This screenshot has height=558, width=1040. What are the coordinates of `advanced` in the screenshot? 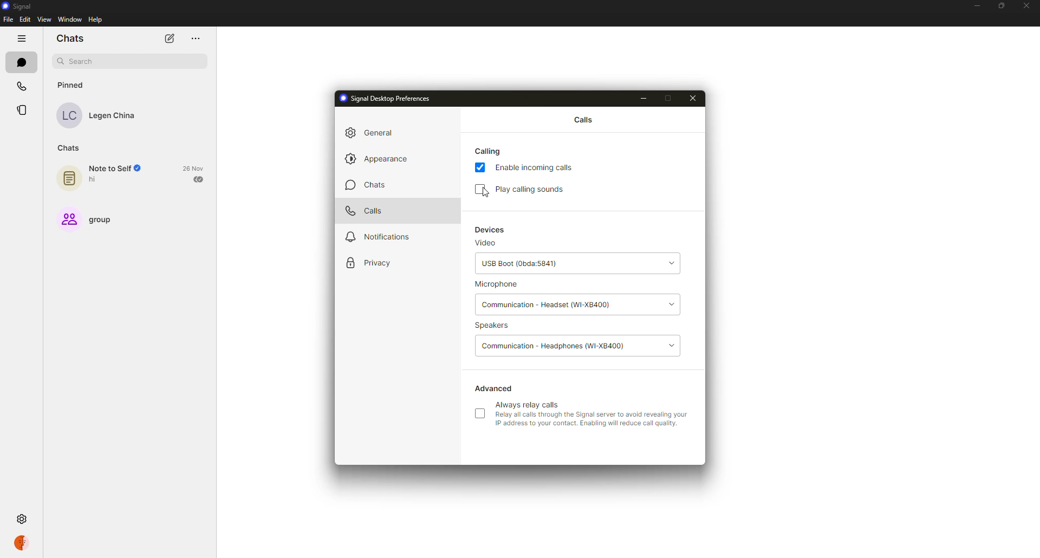 It's located at (496, 388).